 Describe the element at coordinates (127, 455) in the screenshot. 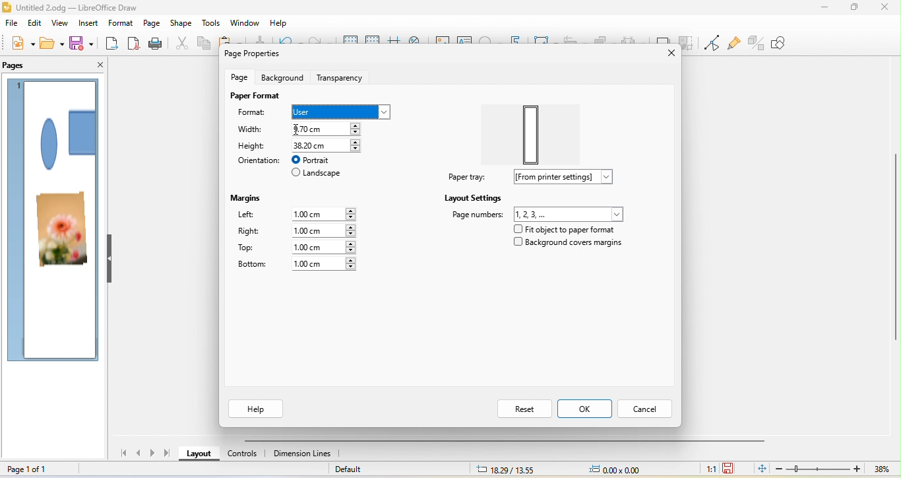

I see ` first page` at that location.